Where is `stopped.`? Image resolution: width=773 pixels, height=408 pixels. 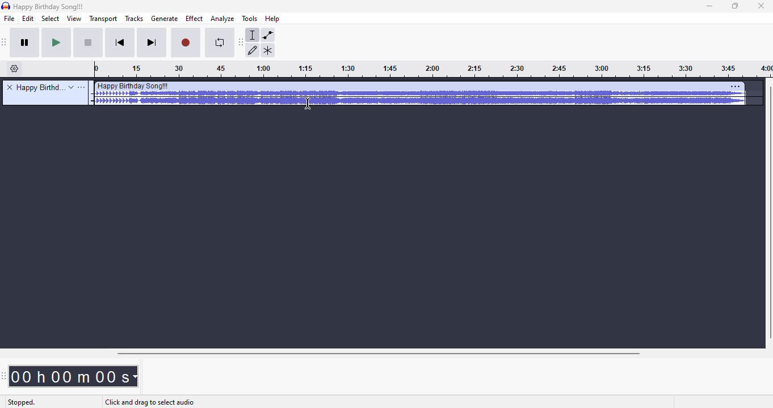
stopped. is located at coordinates (21, 403).